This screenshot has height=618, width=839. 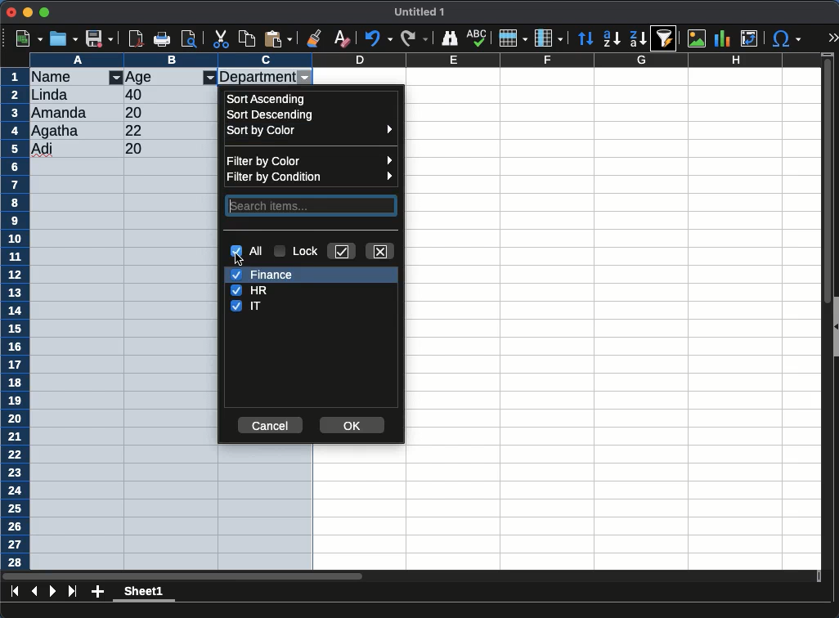 I want to click on 40, so click(x=134, y=95).